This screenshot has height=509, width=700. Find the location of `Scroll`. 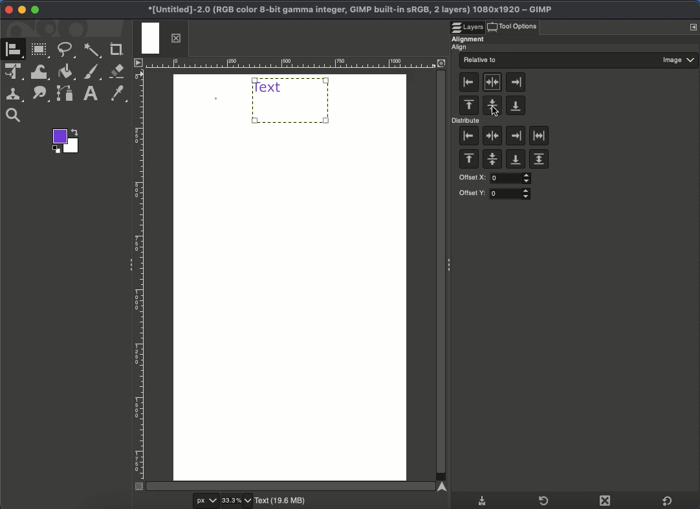

Scroll is located at coordinates (293, 485).